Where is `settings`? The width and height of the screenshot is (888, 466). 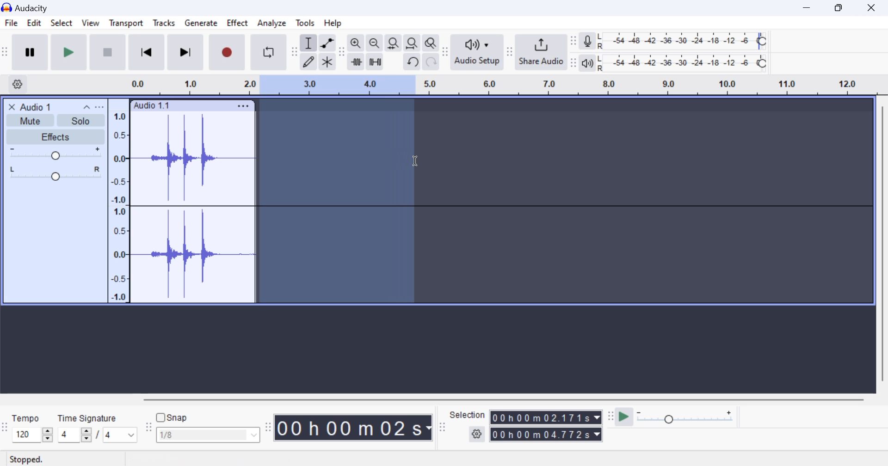 settings is located at coordinates (478, 435).